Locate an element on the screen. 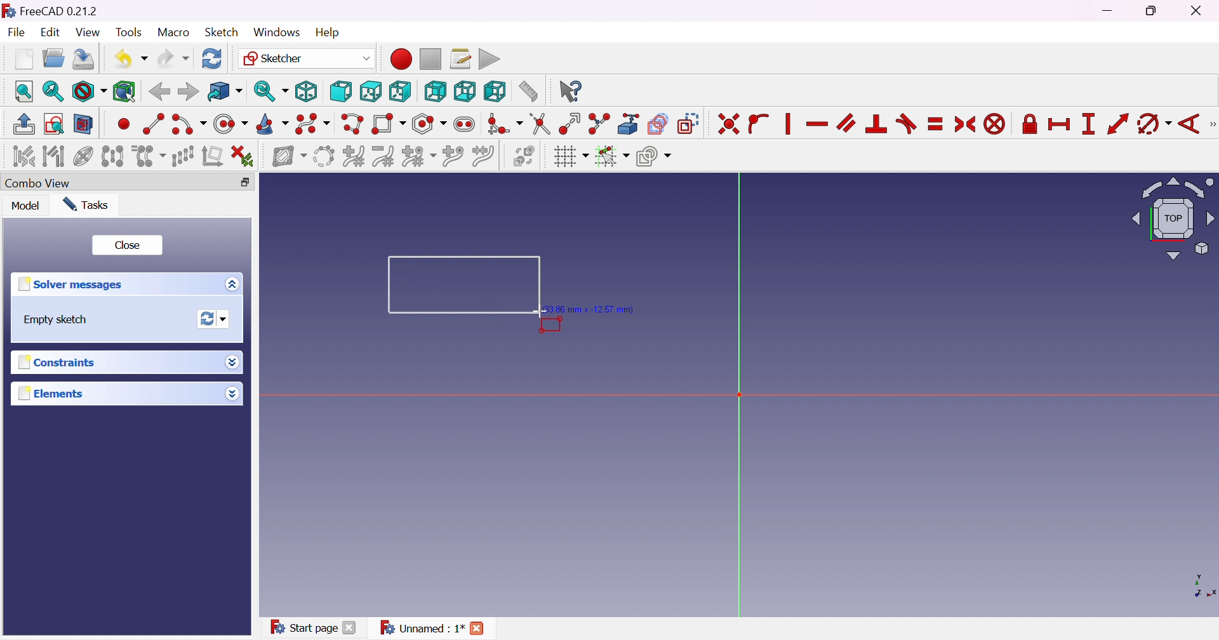 Image resolution: width=1219 pixels, height=640 pixels. Undo is located at coordinates (130, 58).